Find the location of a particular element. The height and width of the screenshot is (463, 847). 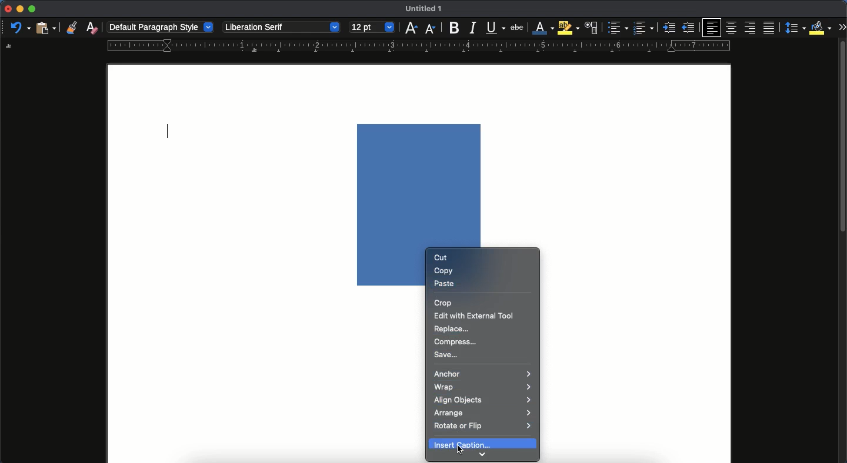

scroll is located at coordinates (842, 250).